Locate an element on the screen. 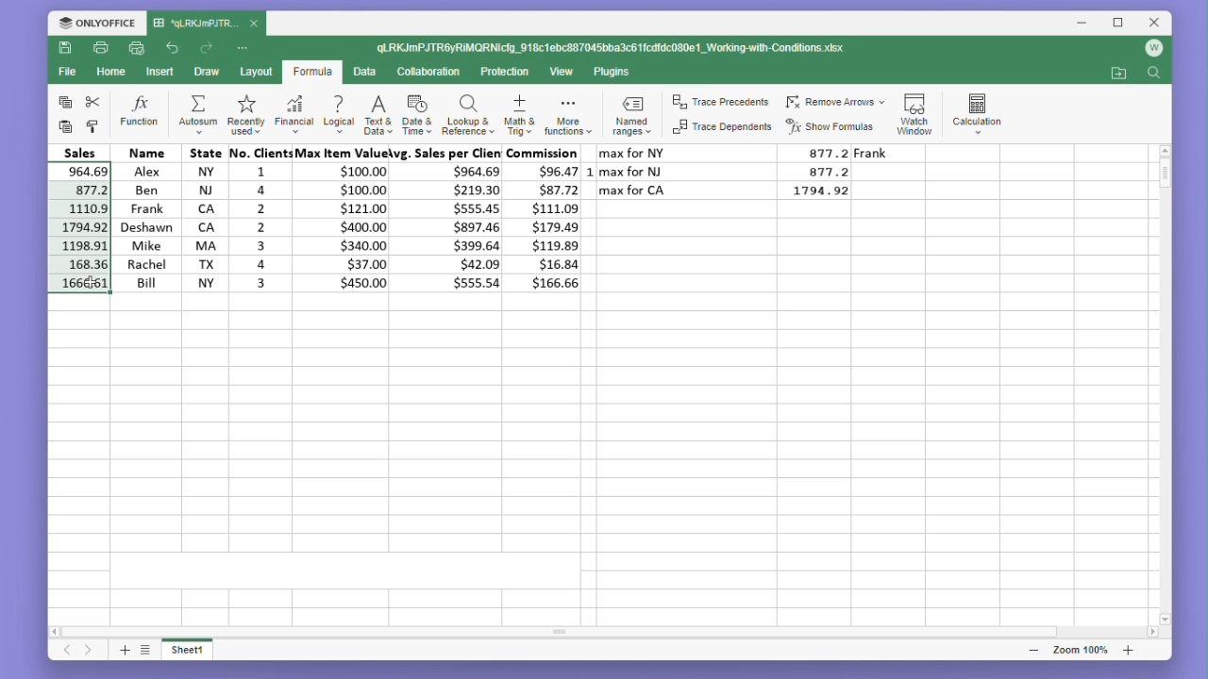 The width and height of the screenshot is (1208, 679). scroll left is located at coordinates (58, 634).